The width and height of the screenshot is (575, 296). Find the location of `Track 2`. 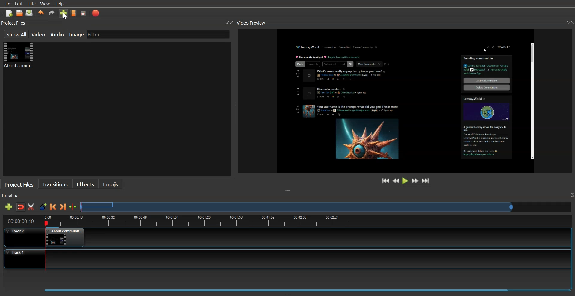

Track 2 is located at coordinates (282, 237).